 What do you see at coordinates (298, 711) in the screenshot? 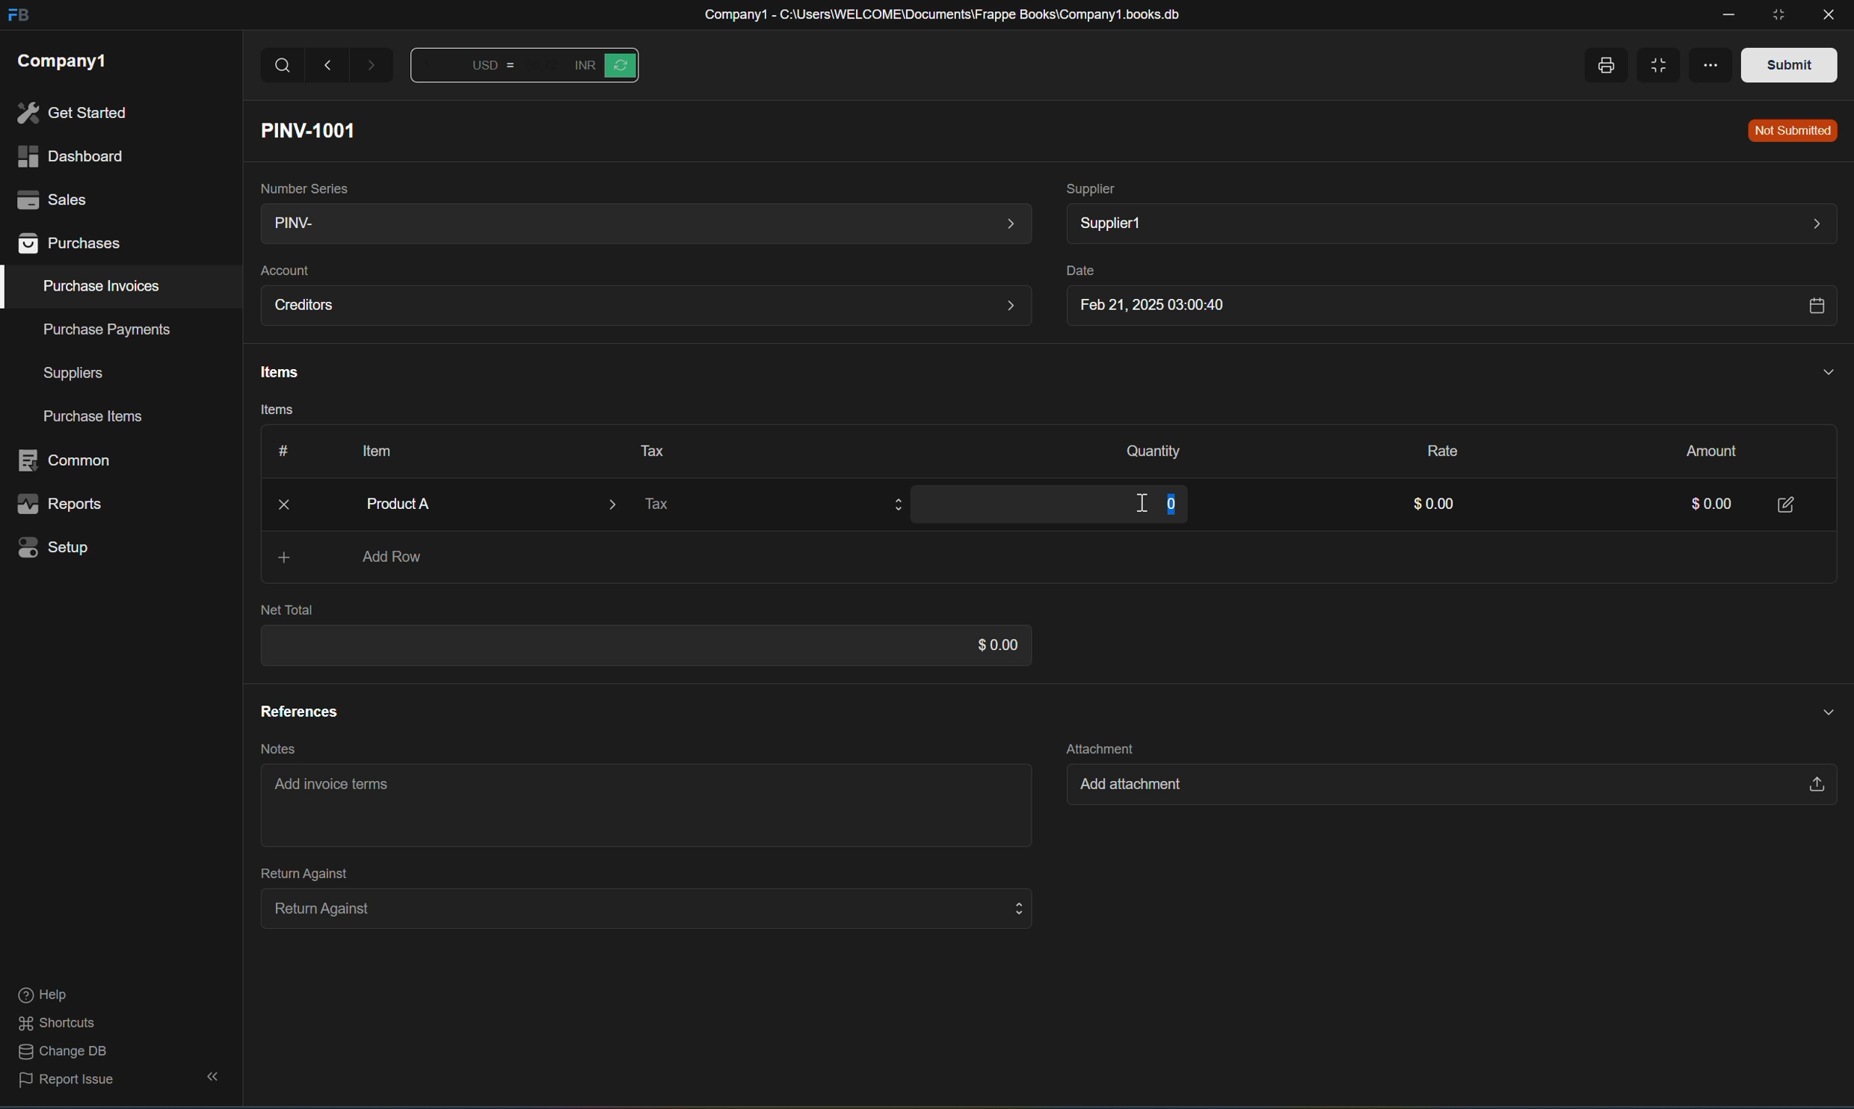
I see `References` at bounding box center [298, 711].